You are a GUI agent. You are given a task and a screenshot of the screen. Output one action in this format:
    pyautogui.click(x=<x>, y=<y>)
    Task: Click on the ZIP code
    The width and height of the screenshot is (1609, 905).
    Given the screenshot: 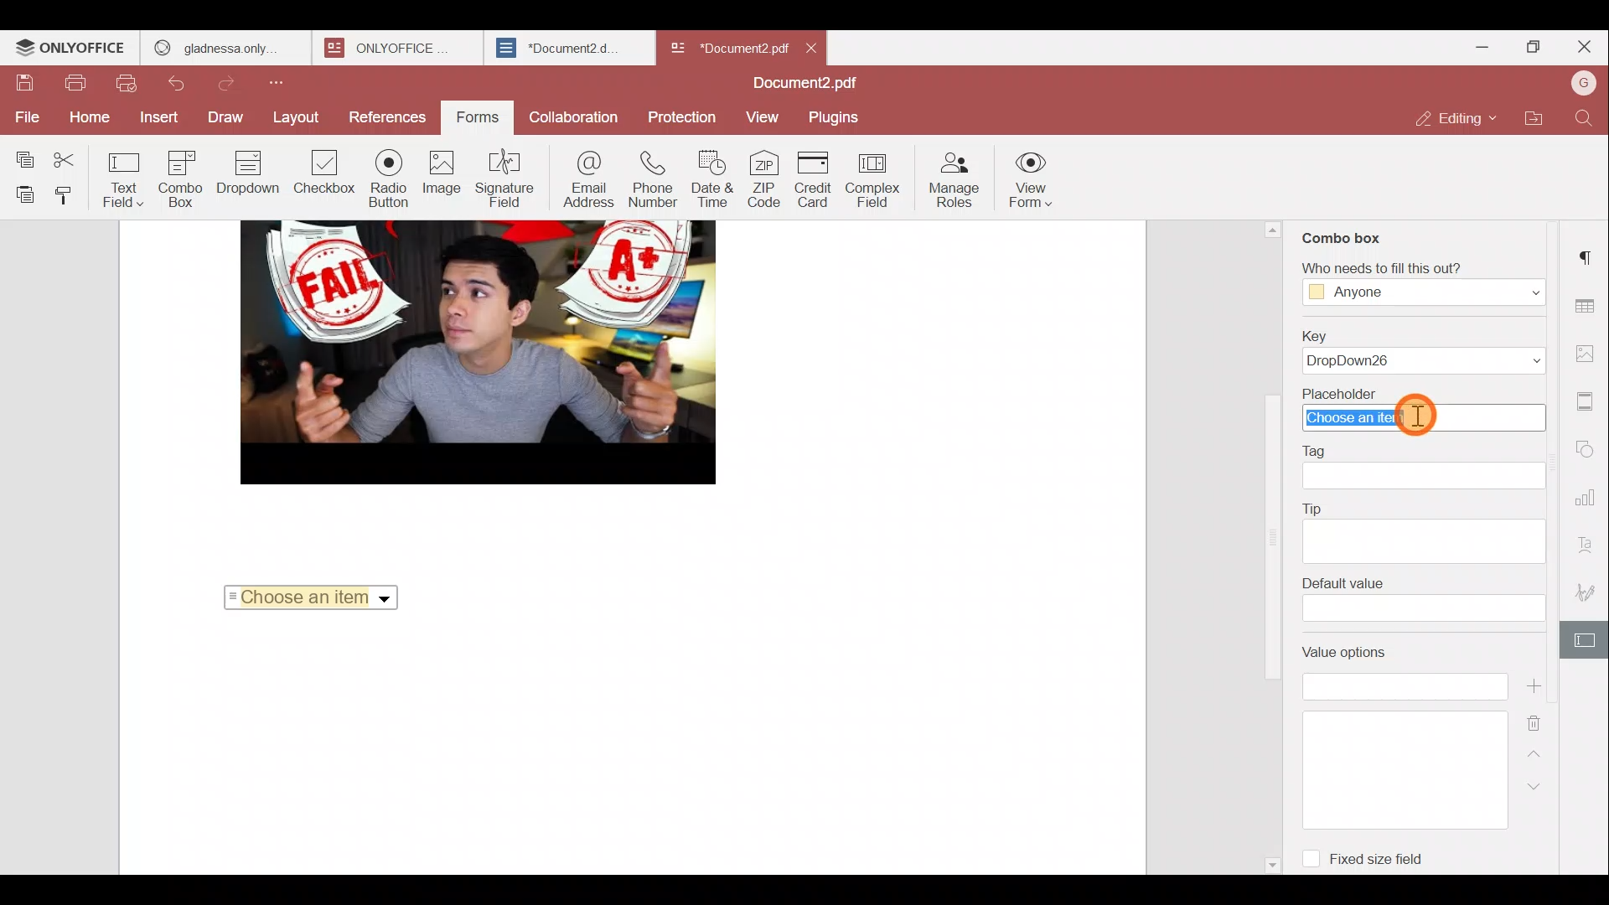 What is the action you would take?
    pyautogui.click(x=765, y=181)
    